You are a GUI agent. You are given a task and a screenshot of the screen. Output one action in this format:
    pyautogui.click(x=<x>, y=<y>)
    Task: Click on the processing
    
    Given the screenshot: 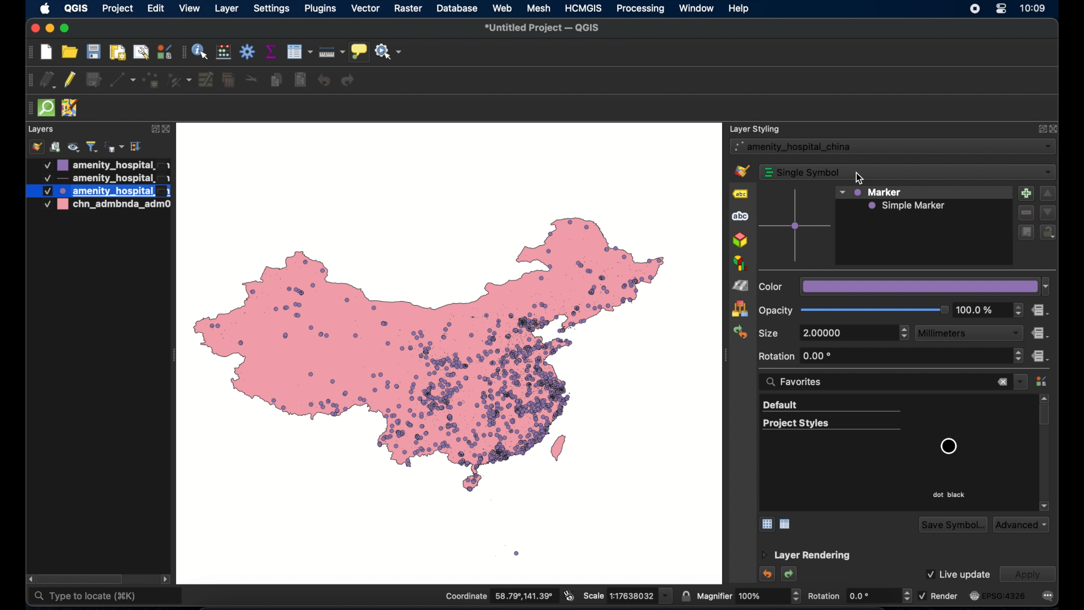 What is the action you would take?
    pyautogui.click(x=640, y=9)
    